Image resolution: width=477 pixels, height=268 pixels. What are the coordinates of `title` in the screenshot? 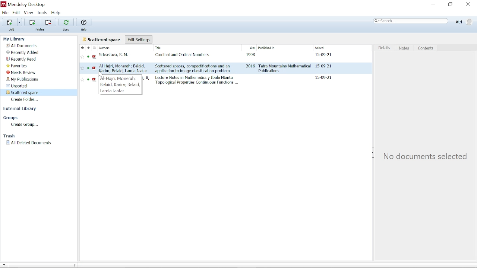 It's located at (197, 80).